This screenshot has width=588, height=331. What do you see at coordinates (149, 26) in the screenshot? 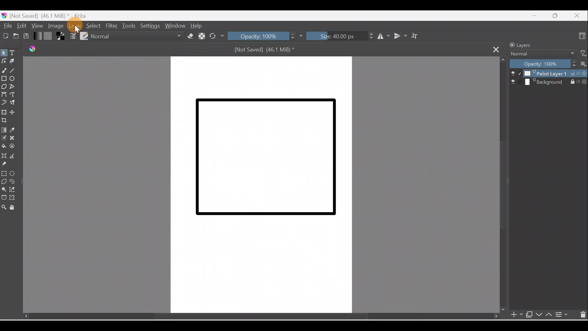
I see `Settings` at bounding box center [149, 26].